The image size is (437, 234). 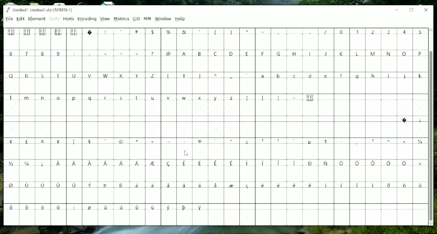 I want to click on Capital Letters, so click(x=99, y=76).